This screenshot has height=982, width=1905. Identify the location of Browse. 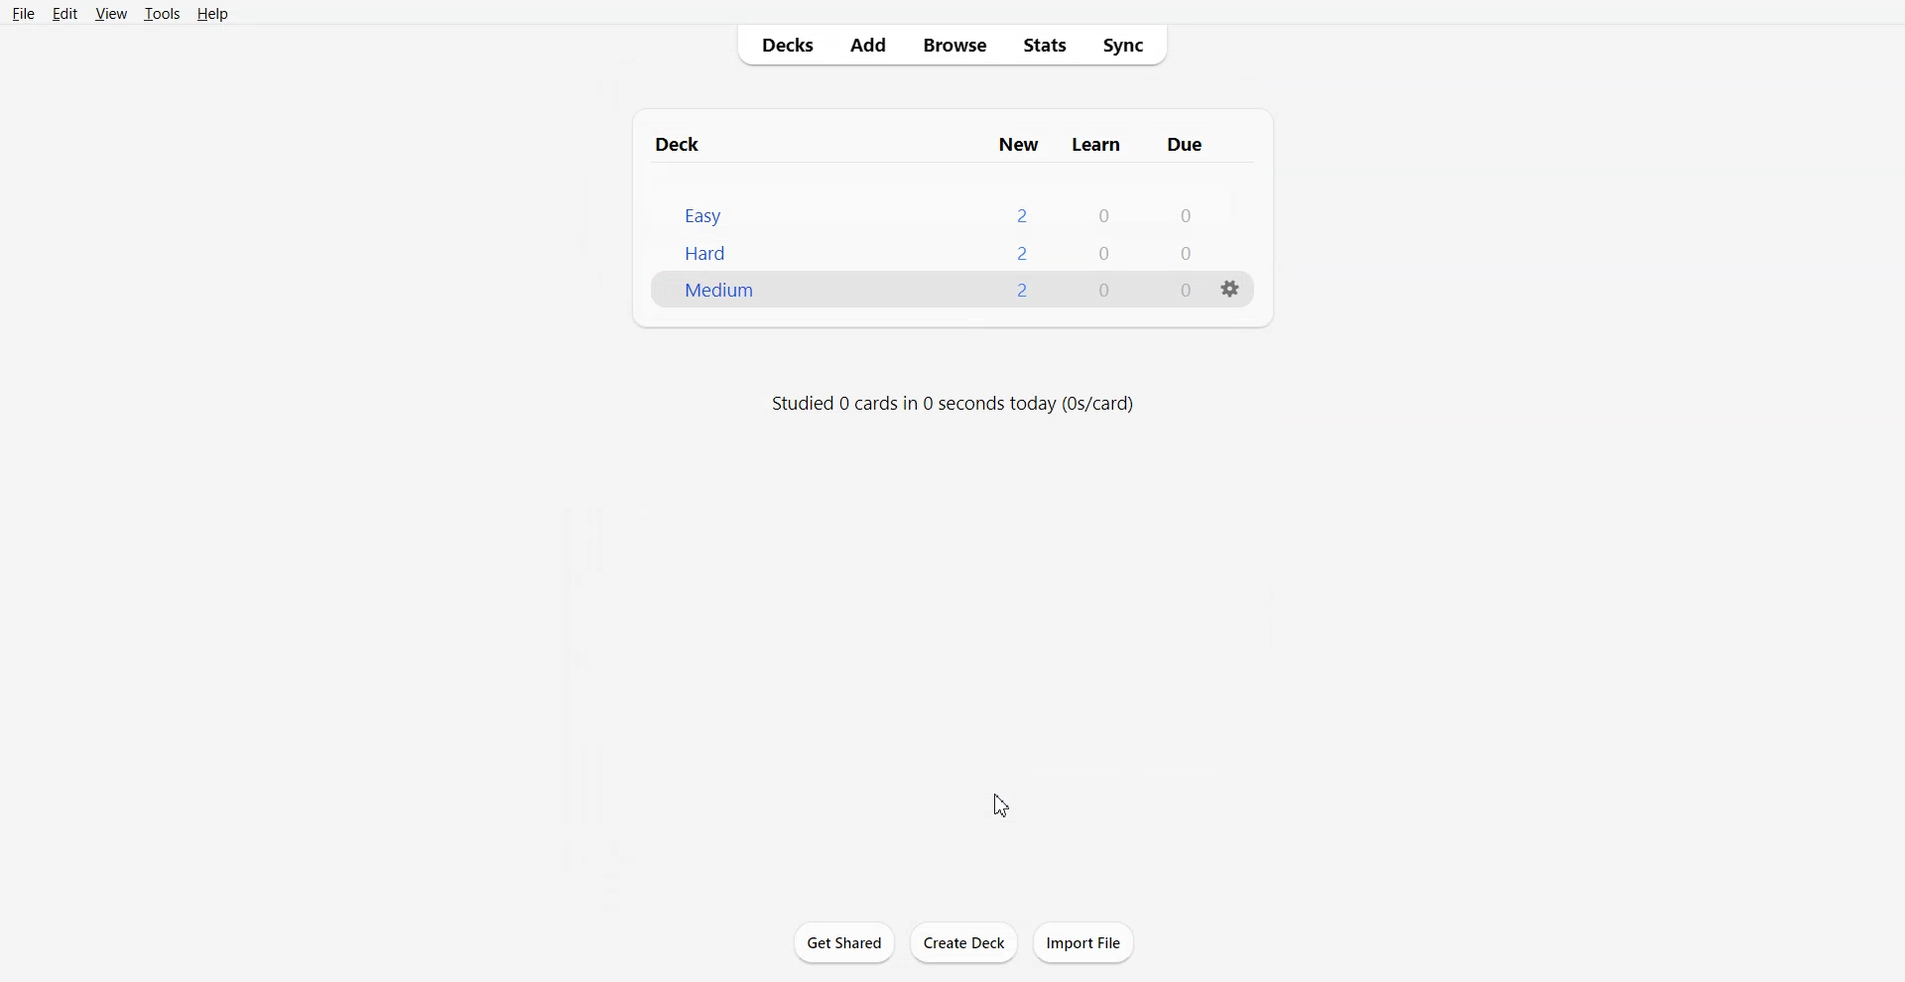
(956, 46).